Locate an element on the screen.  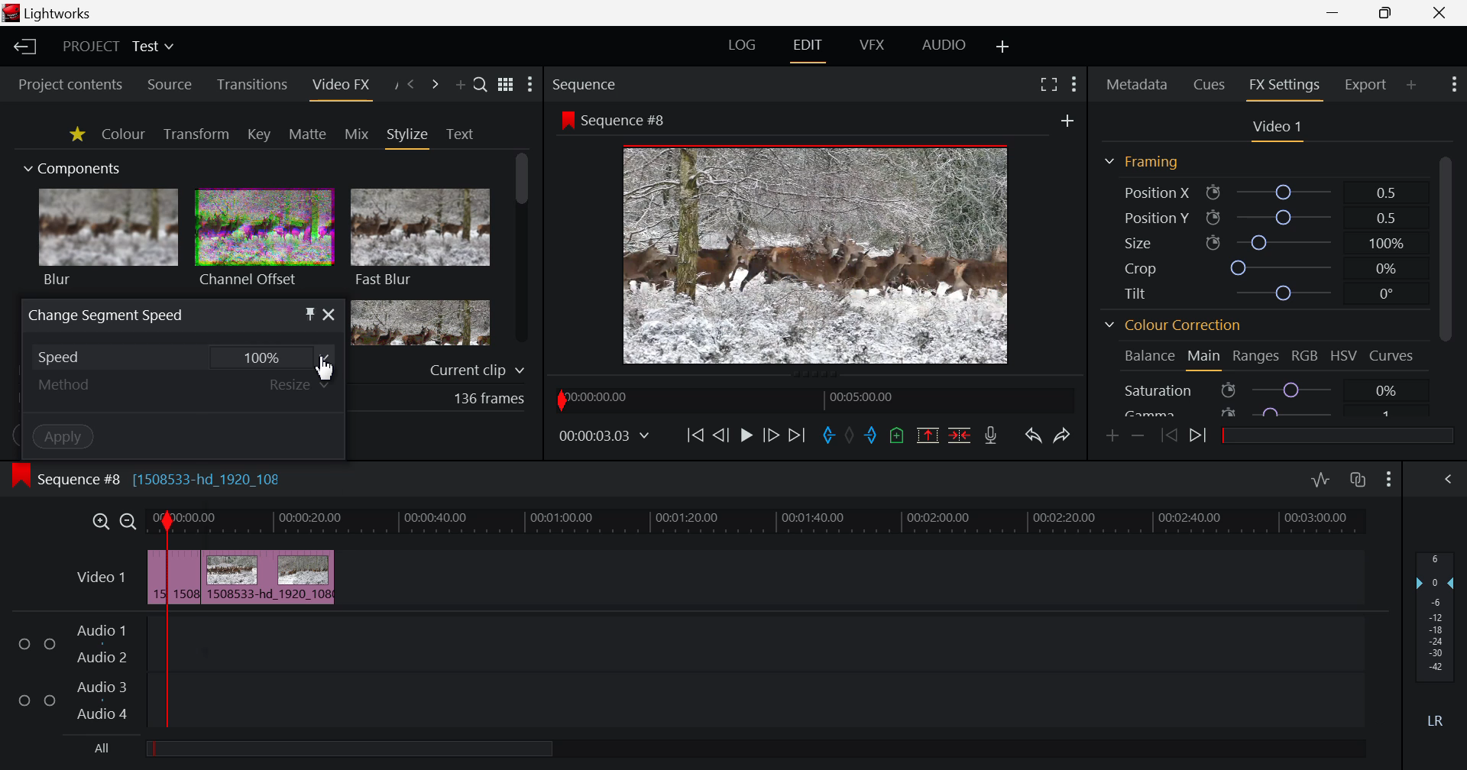
Toggle audio levels editing is located at coordinates (1320, 480).